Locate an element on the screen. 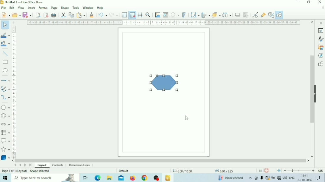 This screenshot has height=182, width=325. Shapes is located at coordinates (321, 64).